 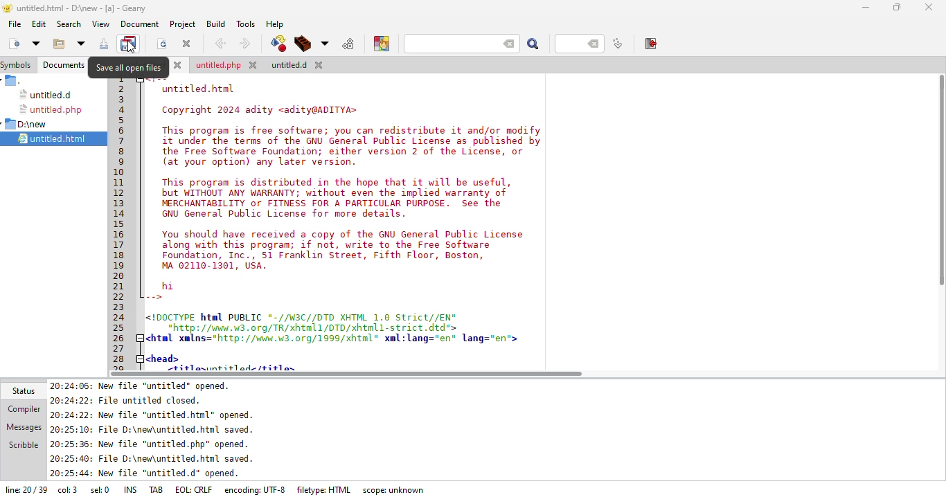 What do you see at coordinates (26, 390) in the screenshot?
I see `status` at bounding box center [26, 390].